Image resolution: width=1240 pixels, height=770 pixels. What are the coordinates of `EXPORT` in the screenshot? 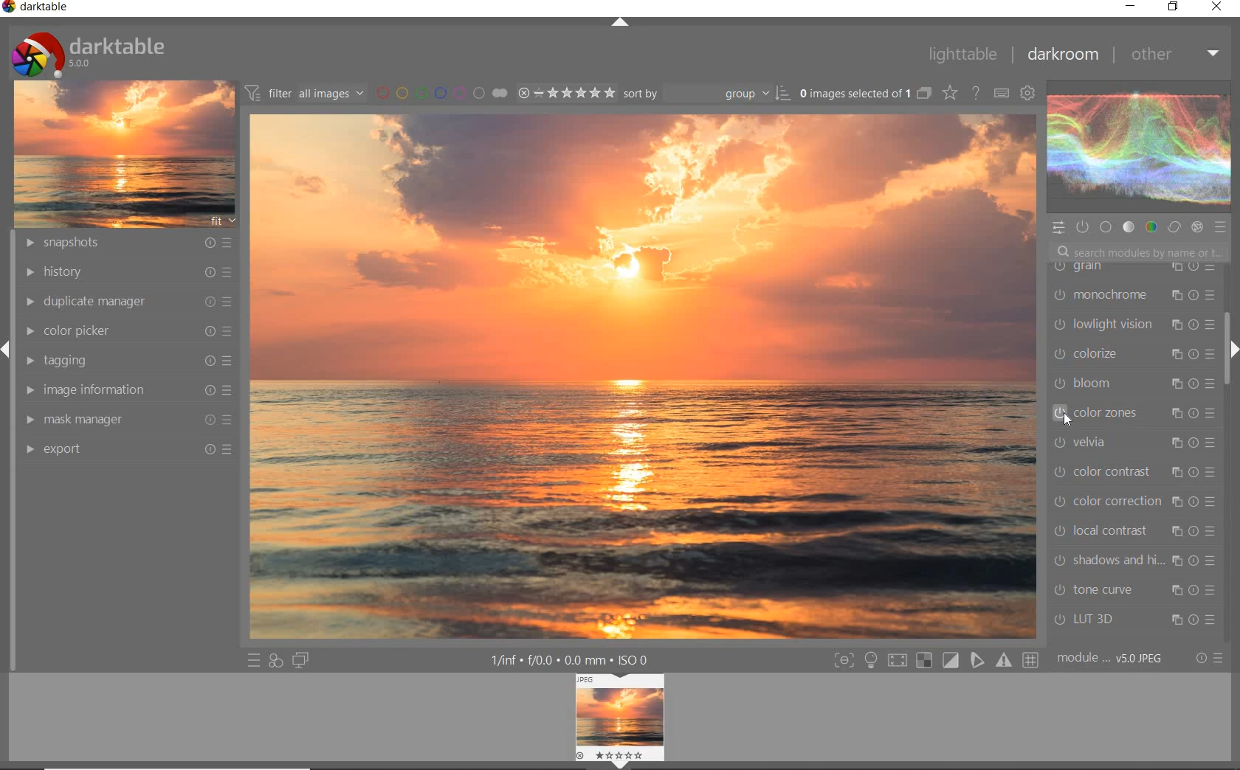 It's located at (129, 448).